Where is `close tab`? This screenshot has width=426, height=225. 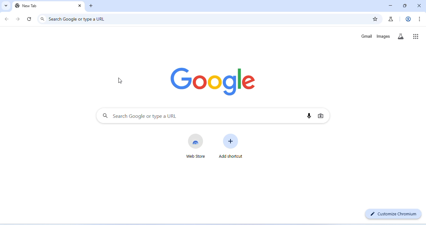
close tab is located at coordinates (80, 6).